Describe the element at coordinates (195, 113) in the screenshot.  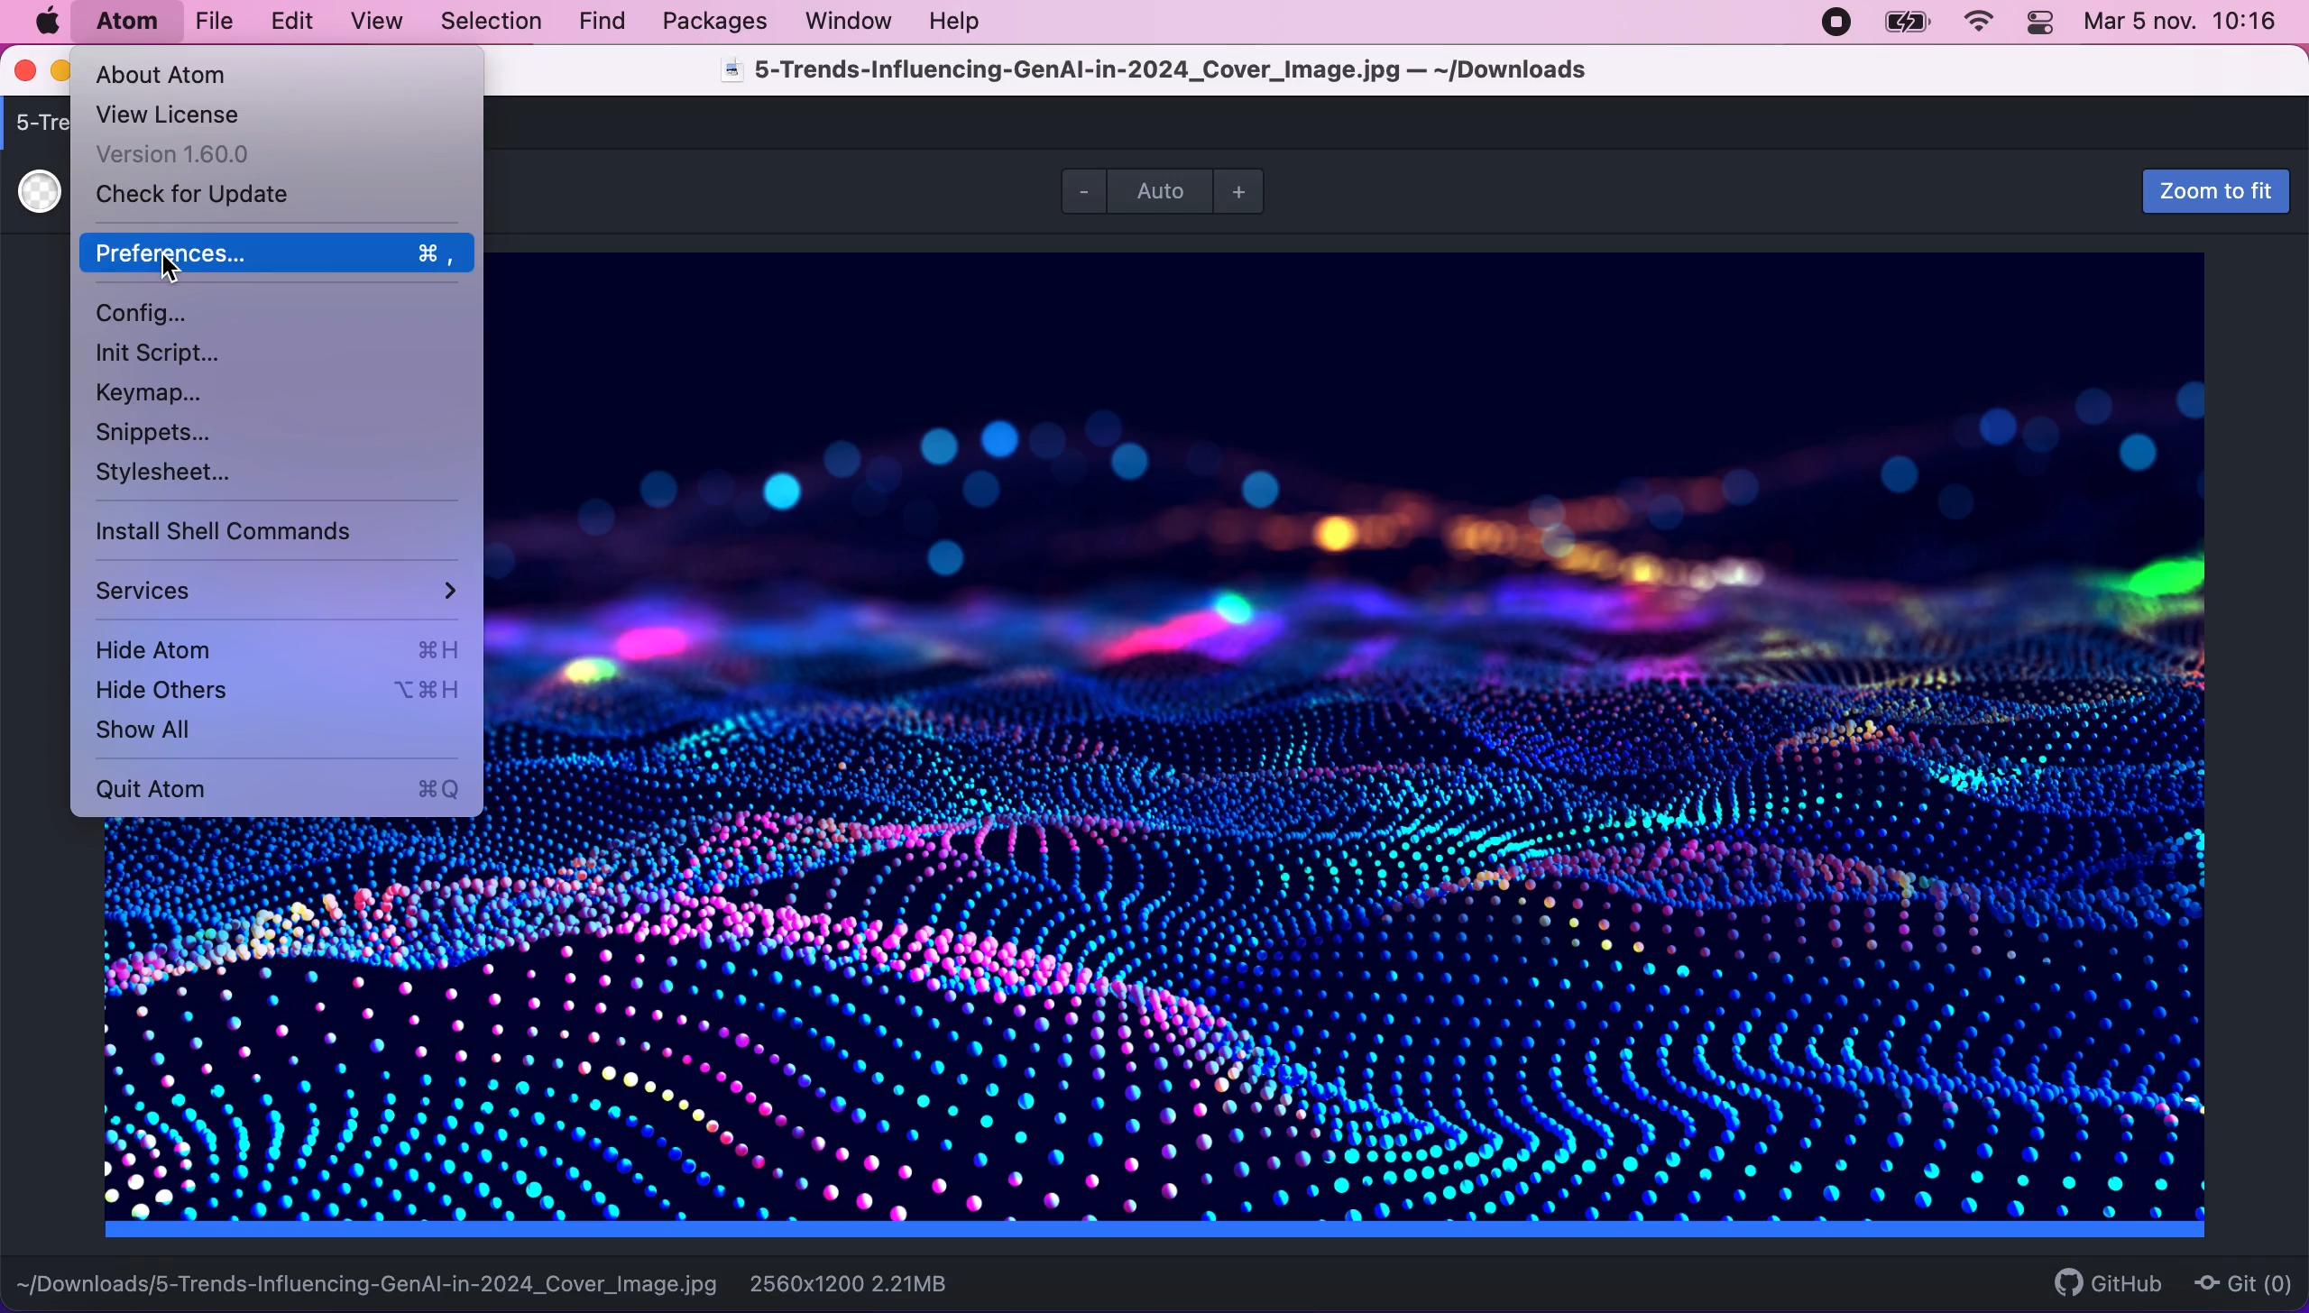
I see `view license` at that location.